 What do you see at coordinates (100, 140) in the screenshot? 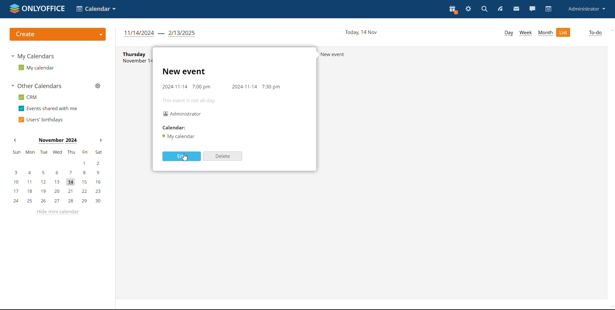
I see `next months` at bounding box center [100, 140].